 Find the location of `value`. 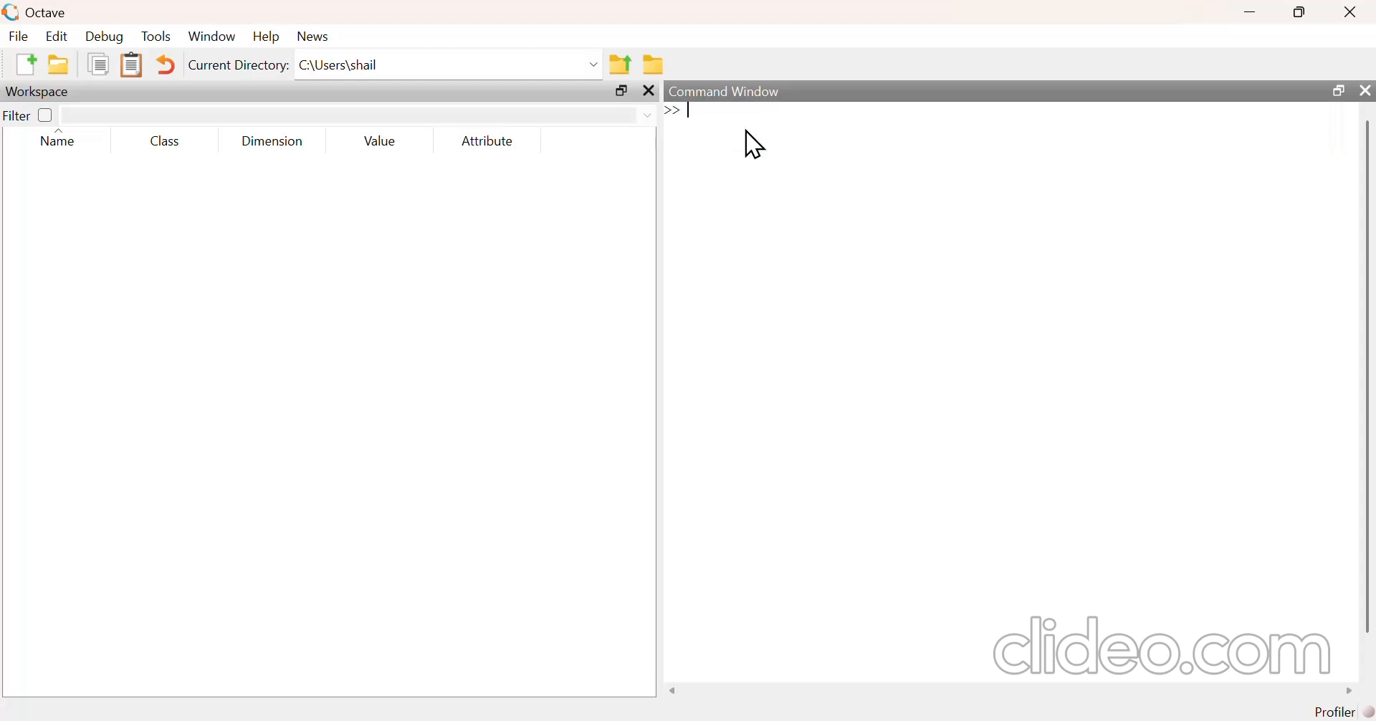

value is located at coordinates (378, 140).